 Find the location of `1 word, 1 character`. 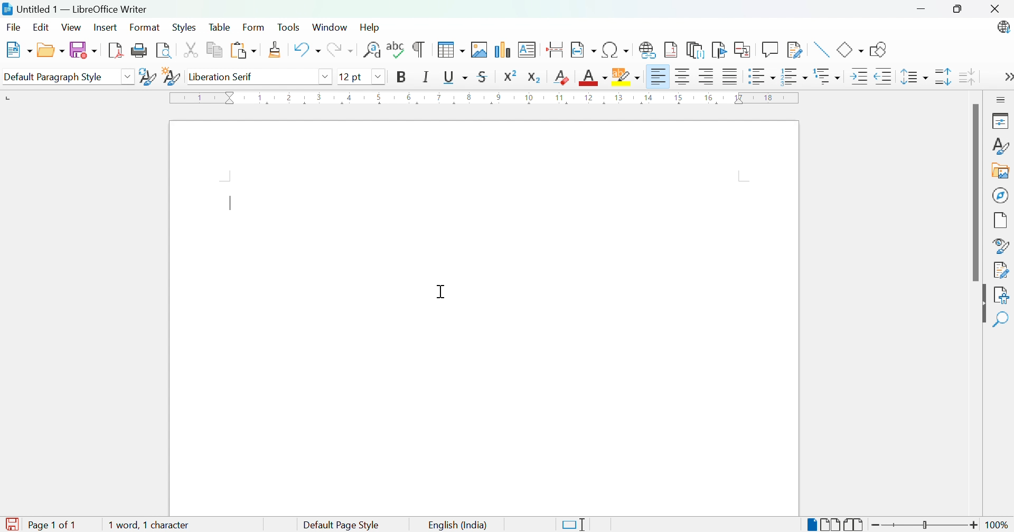

1 word, 1 character is located at coordinates (149, 526).